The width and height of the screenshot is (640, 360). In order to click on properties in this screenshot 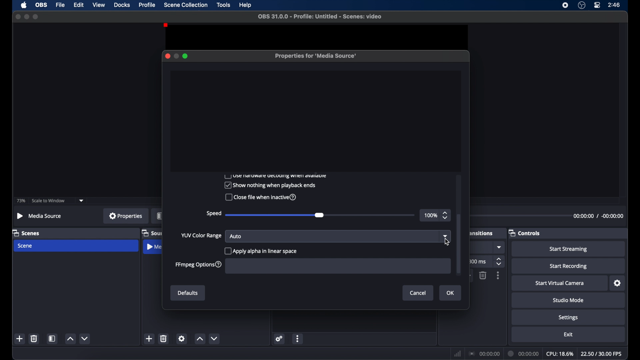, I will do `click(126, 216)`.